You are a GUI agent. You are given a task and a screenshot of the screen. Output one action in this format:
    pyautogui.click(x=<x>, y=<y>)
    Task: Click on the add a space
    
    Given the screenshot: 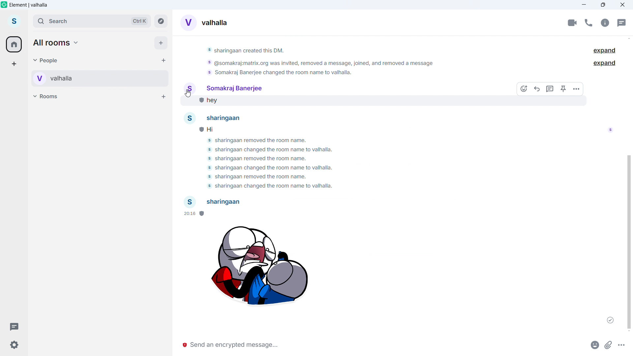 What is the action you would take?
    pyautogui.click(x=14, y=64)
    